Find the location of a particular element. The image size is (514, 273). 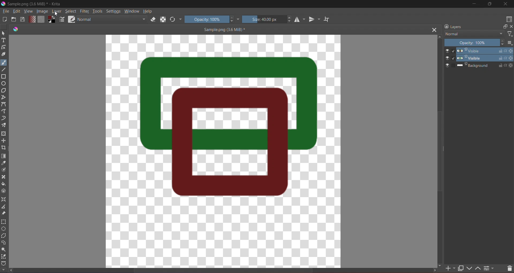

Visible is located at coordinates (478, 51).